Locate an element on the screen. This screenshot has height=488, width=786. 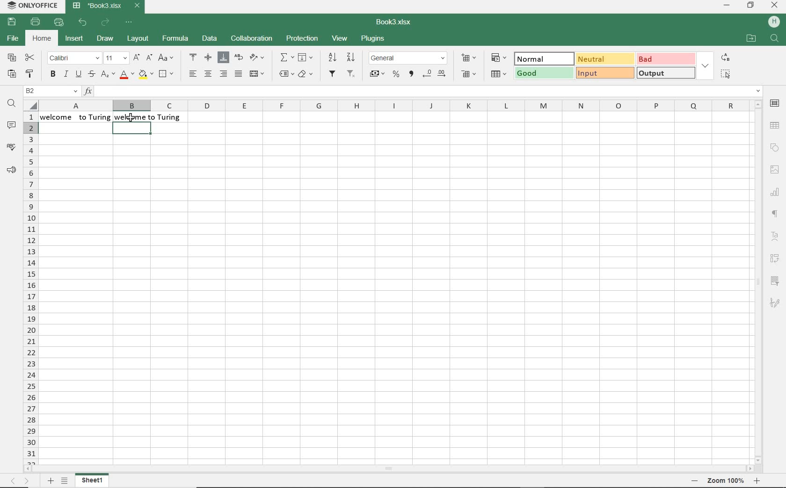
print is located at coordinates (34, 21).